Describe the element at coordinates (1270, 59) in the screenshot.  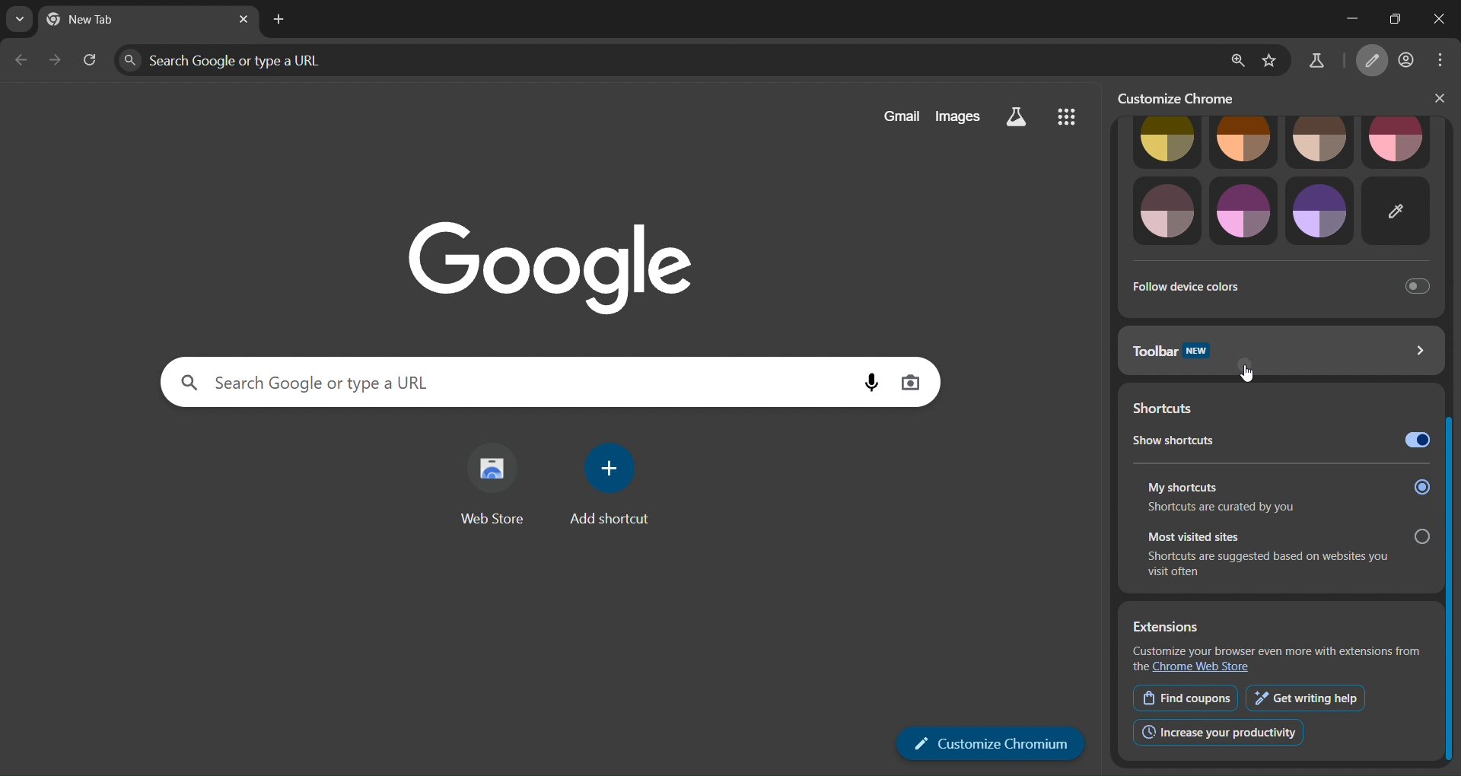
I see `bookmark page` at that location.